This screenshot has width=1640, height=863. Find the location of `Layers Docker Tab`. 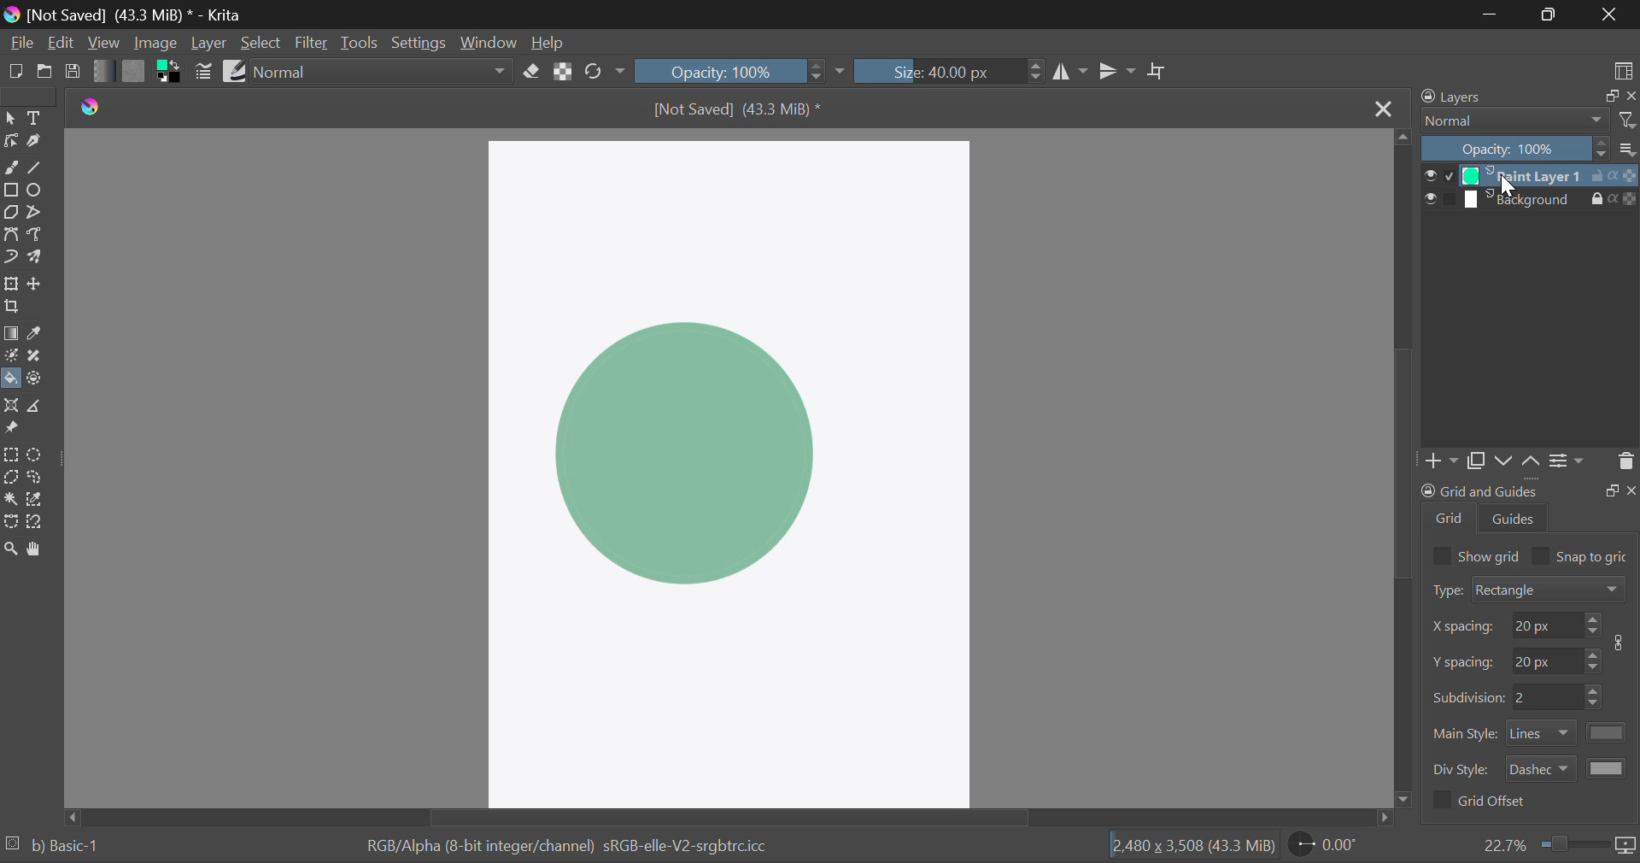

Layers Docker Tab is located at coordinates (1524, 98).